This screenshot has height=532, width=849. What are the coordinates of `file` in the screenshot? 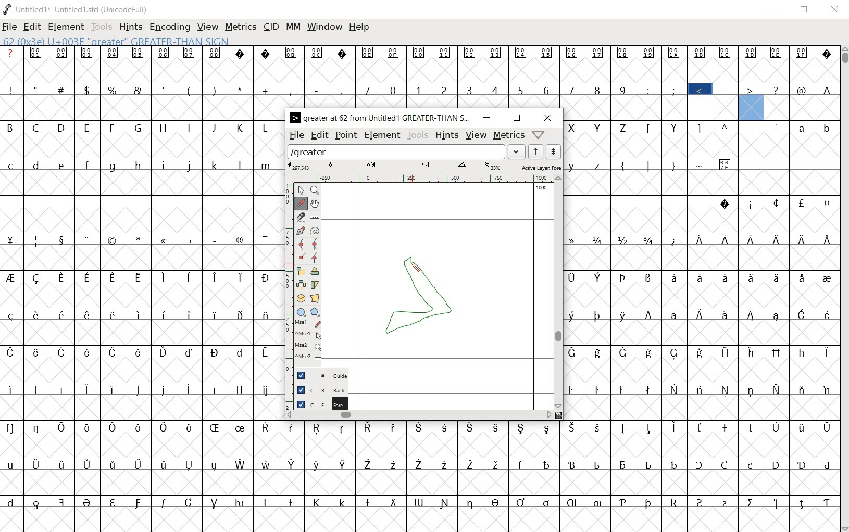 It's located at (296, 135).